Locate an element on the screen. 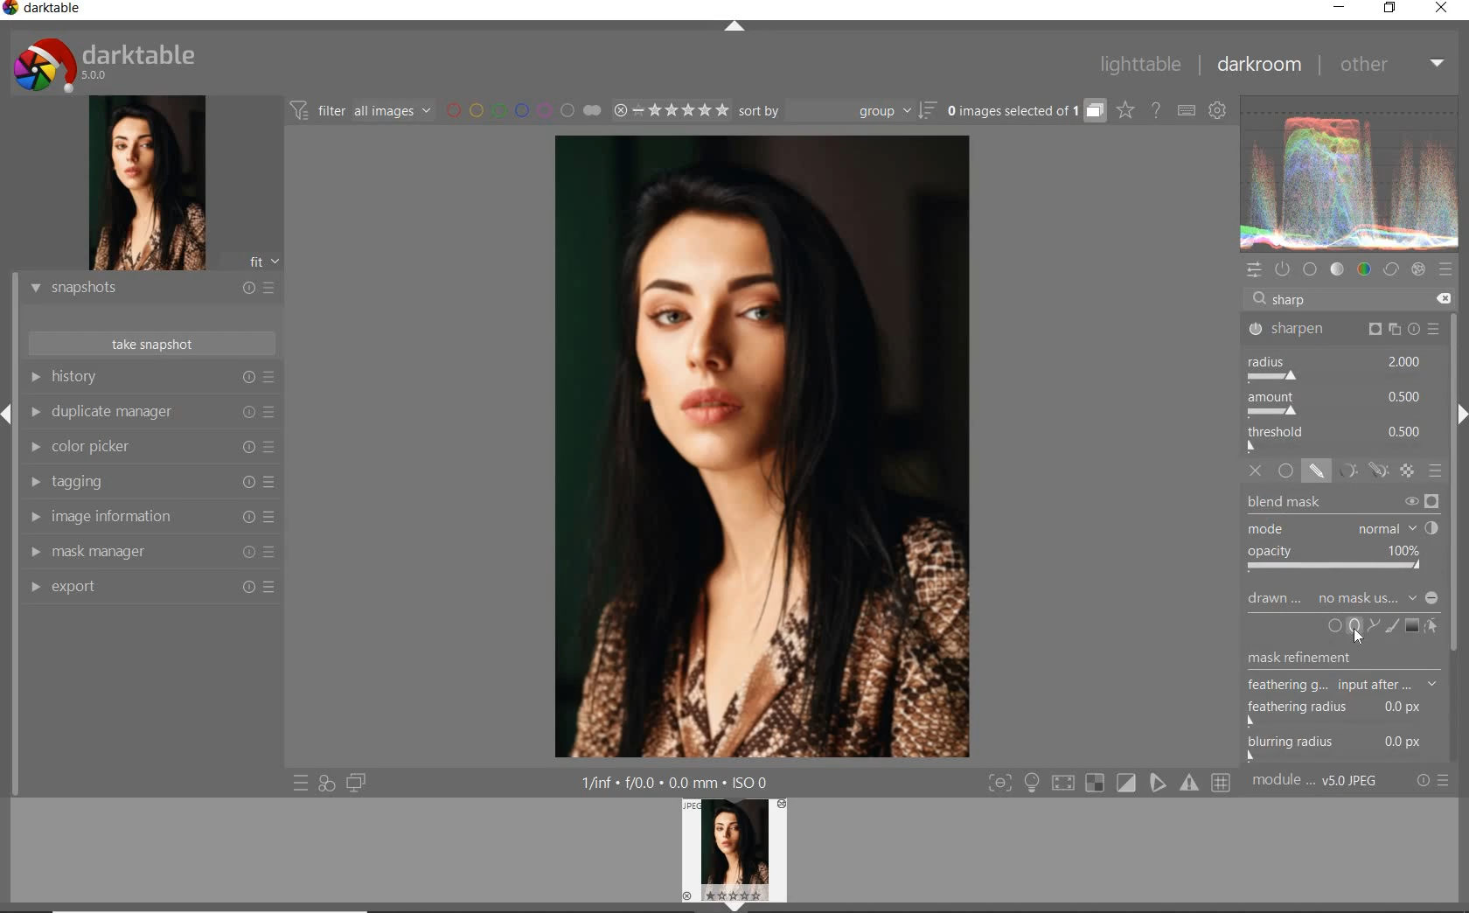  click to change overlays on thumbnails is located at coordinates (1126, 112).